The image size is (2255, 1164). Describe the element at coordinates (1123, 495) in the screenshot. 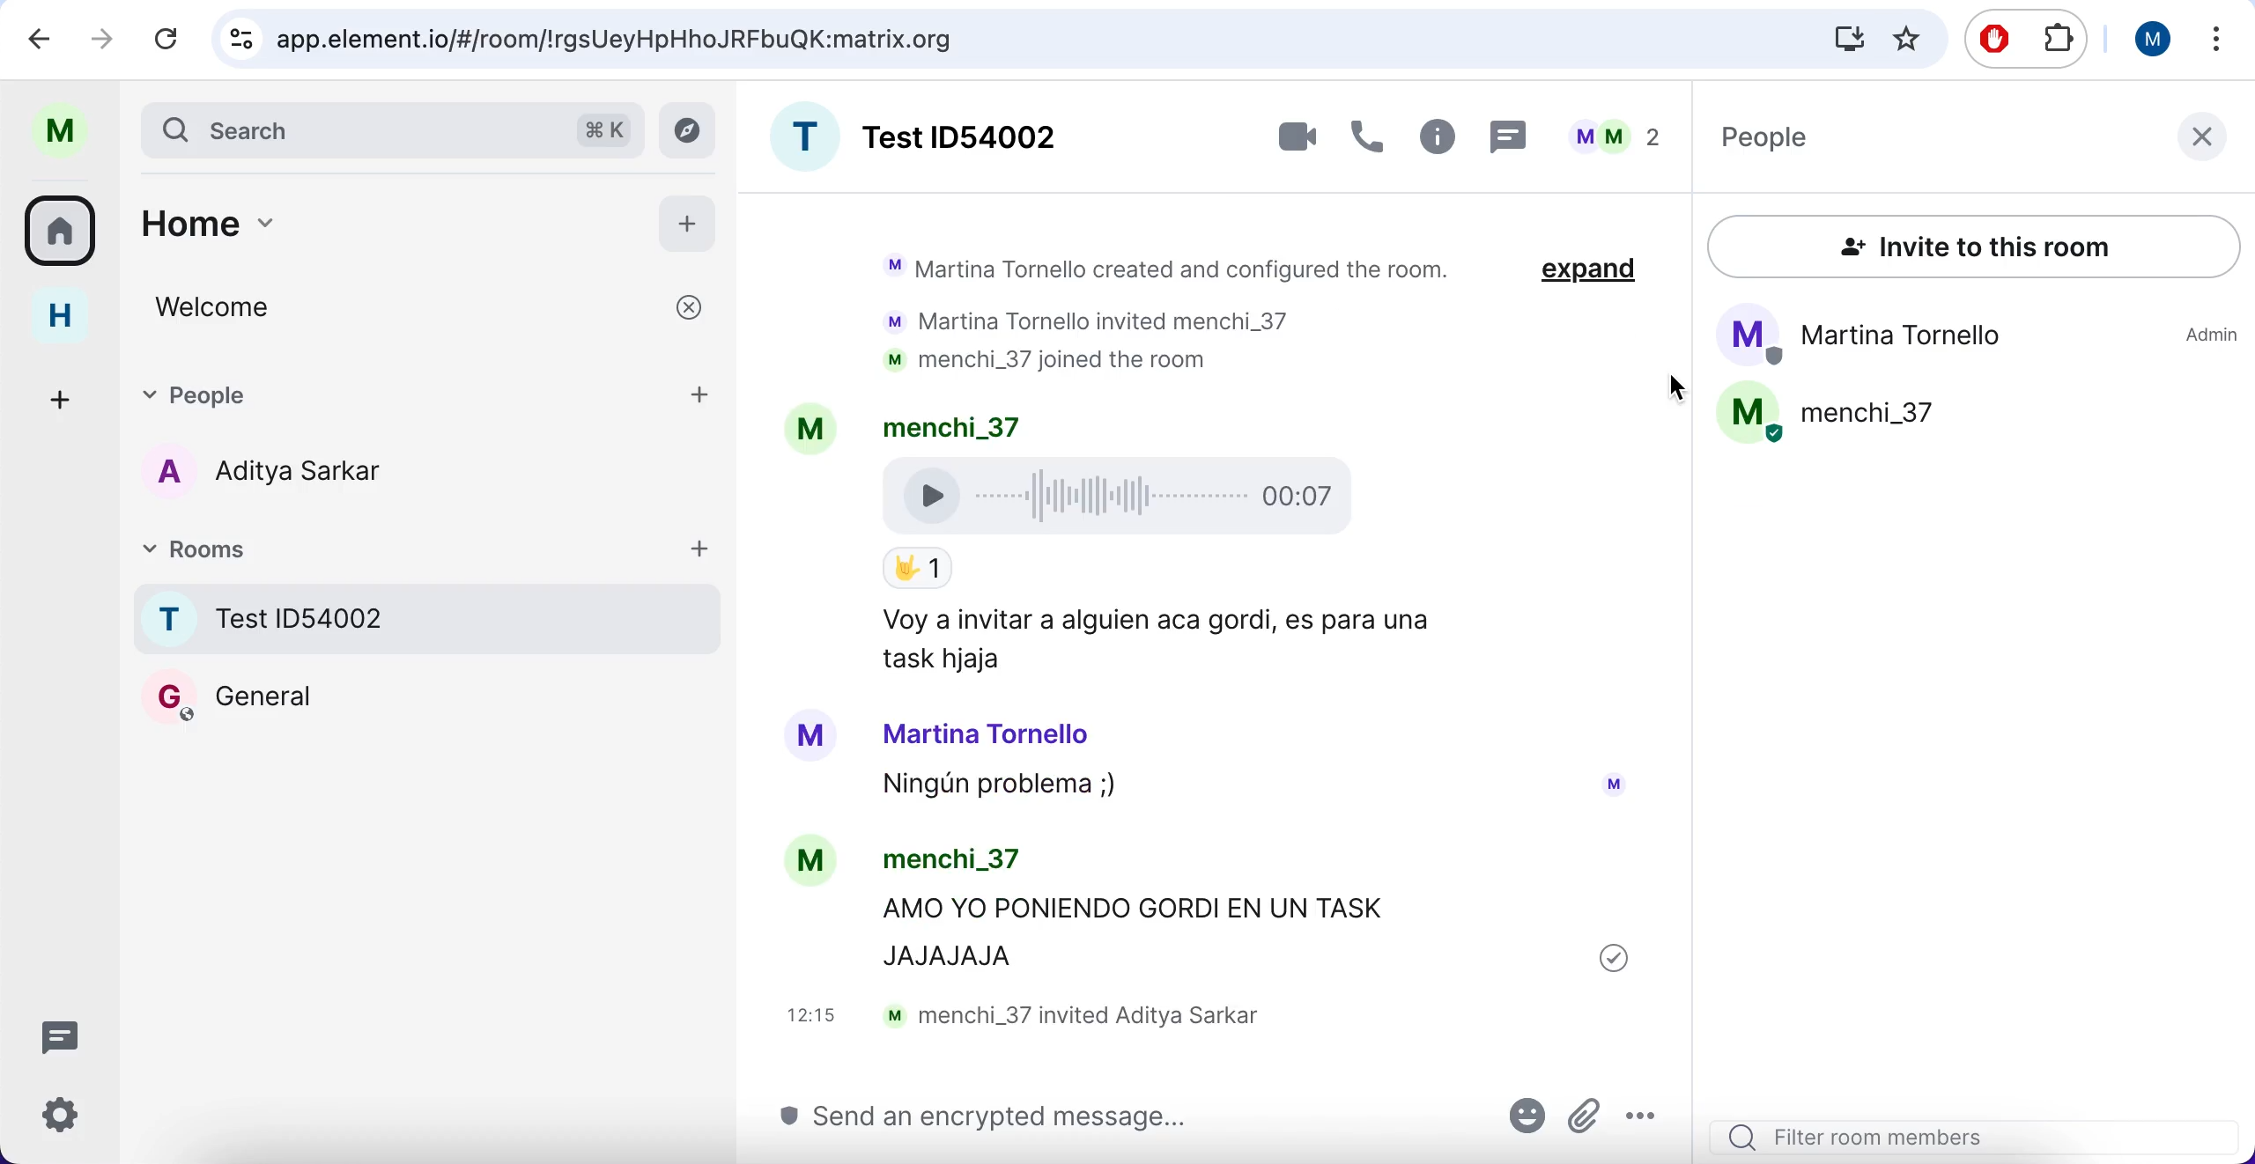

I see `Voice Recording` at that location.